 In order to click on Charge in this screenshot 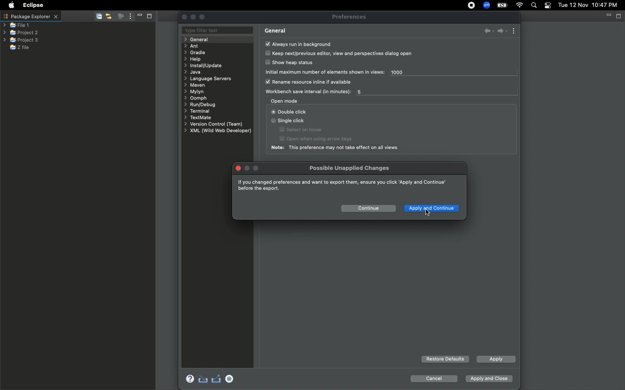, I will do `click(503, 5)`.